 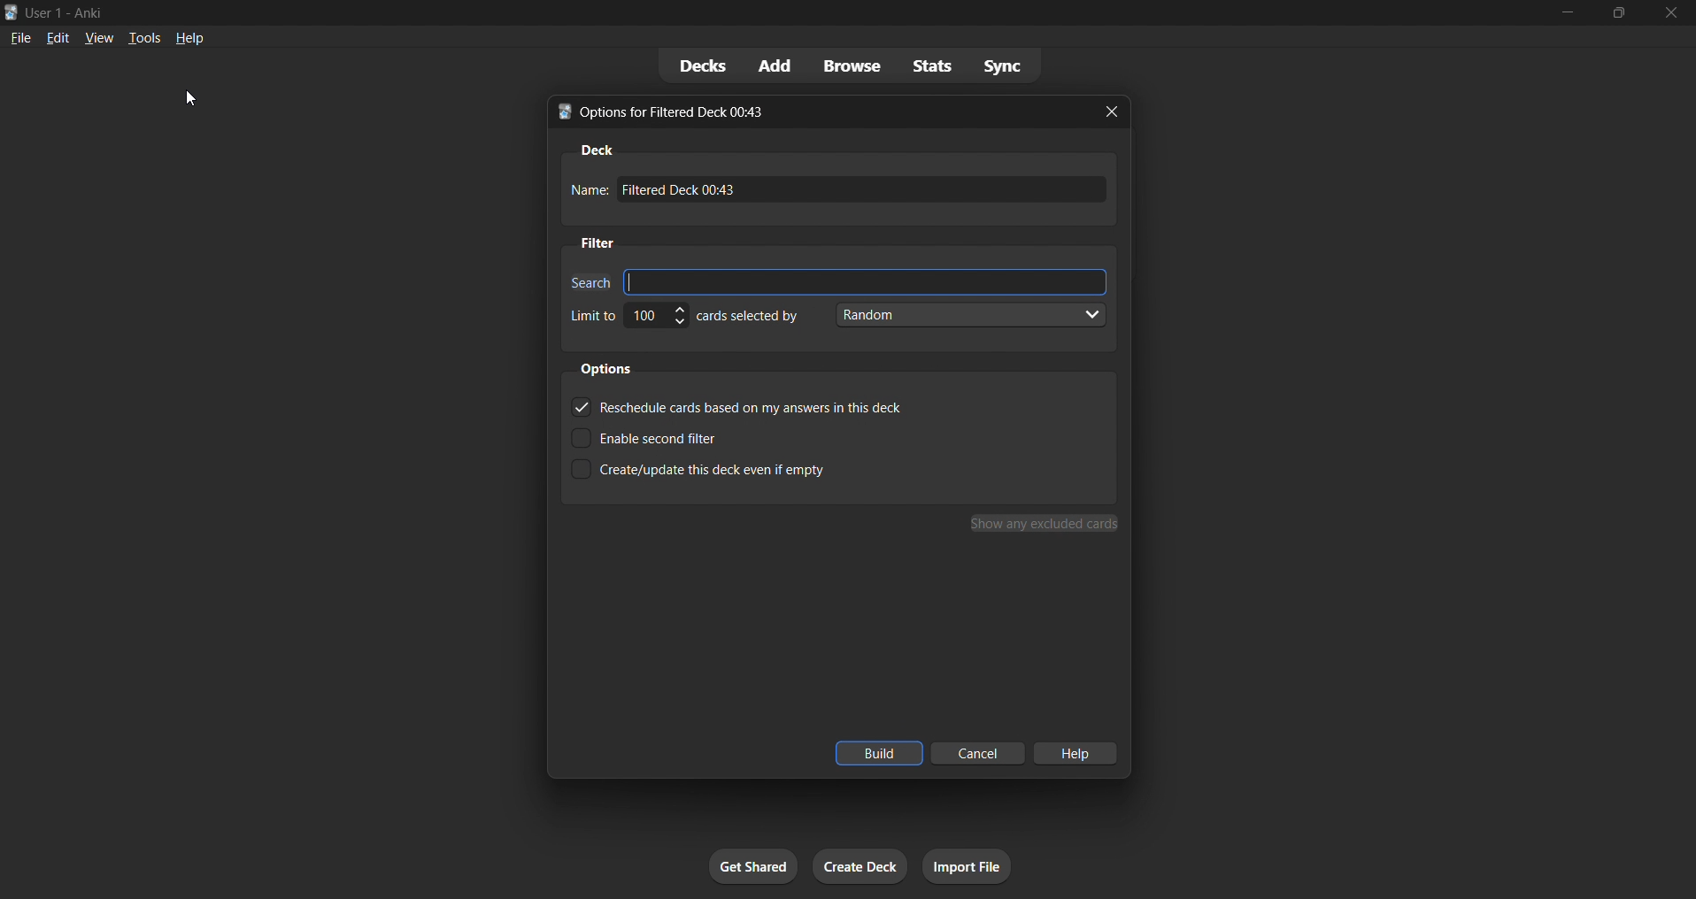 What do you see at coordinates (1115, 113) in the screenshot?
I see `close` at bounding box center [1115, 113].